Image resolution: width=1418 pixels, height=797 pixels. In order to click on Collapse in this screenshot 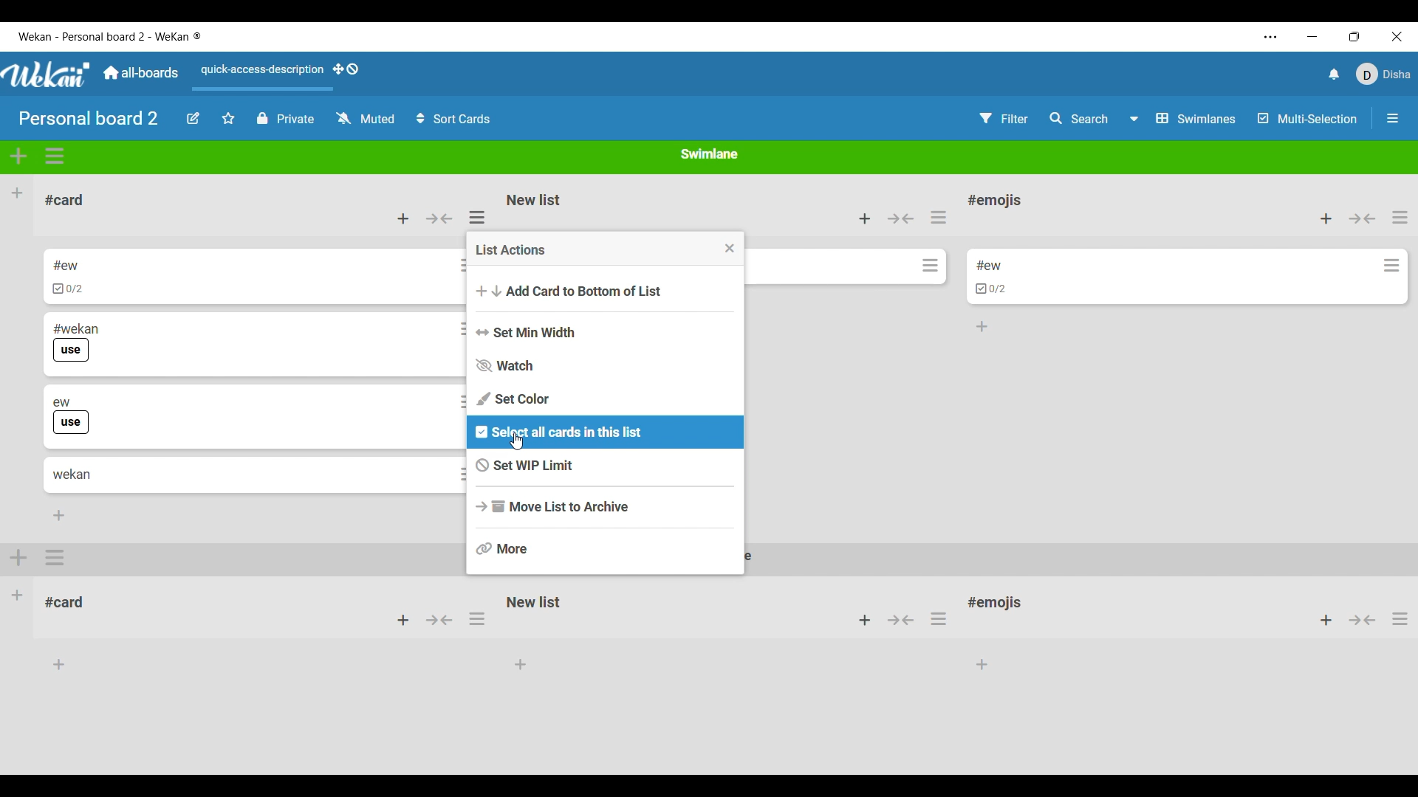, I will do `click(438, 218)`.